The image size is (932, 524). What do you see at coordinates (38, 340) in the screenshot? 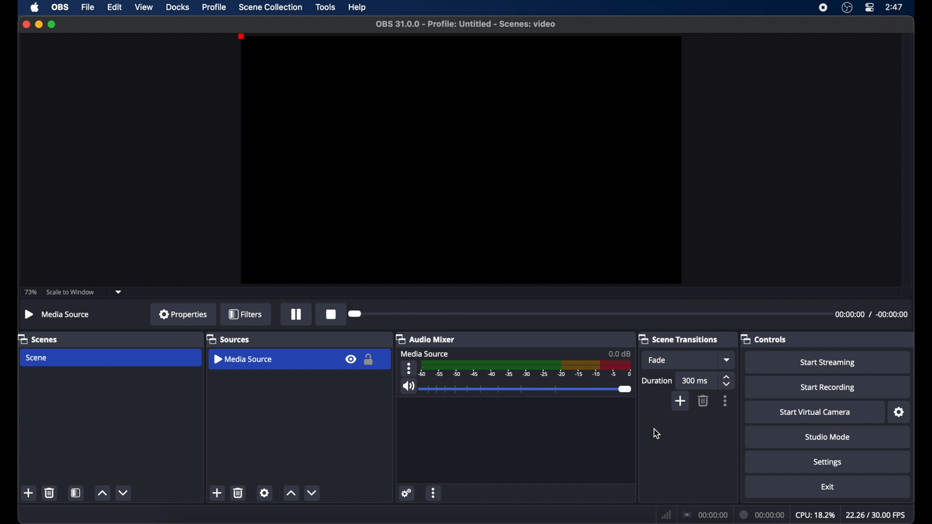
I see `scenes` at bounding box center [38, 340].